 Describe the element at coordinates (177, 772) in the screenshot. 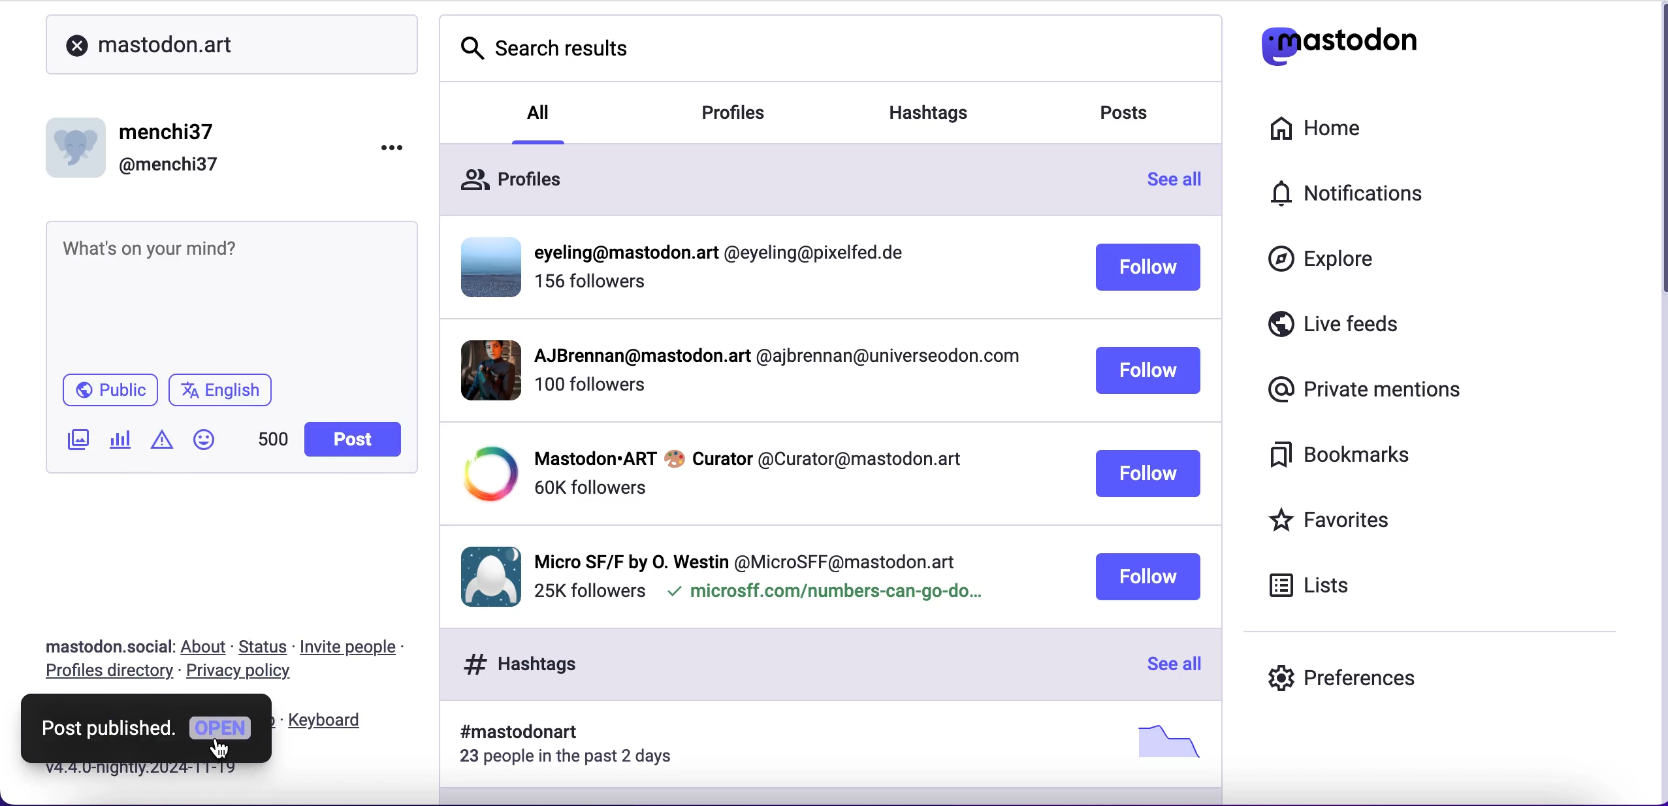

I see `2024-11-19` at that location.